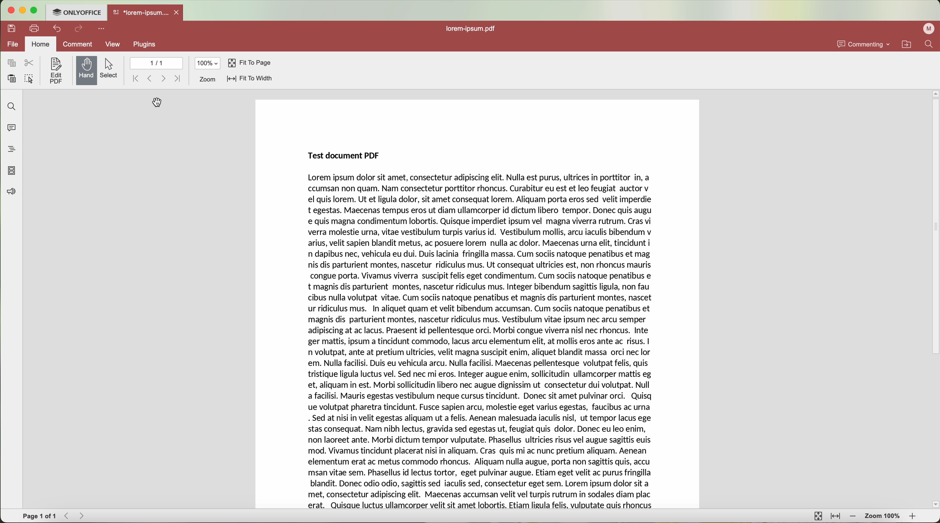  What do you see at coordinates (818, 516) in the screenshot?
I see `fit to page` at bounding box center [818, 516].